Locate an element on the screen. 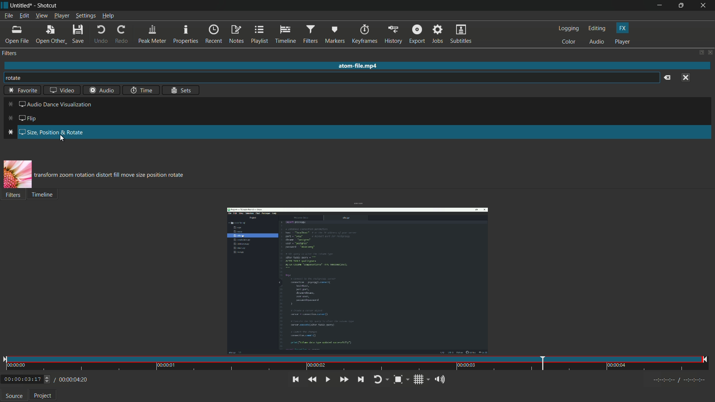 This screenshot has width=715, height=402. fx is located at coordinates (623, 28).